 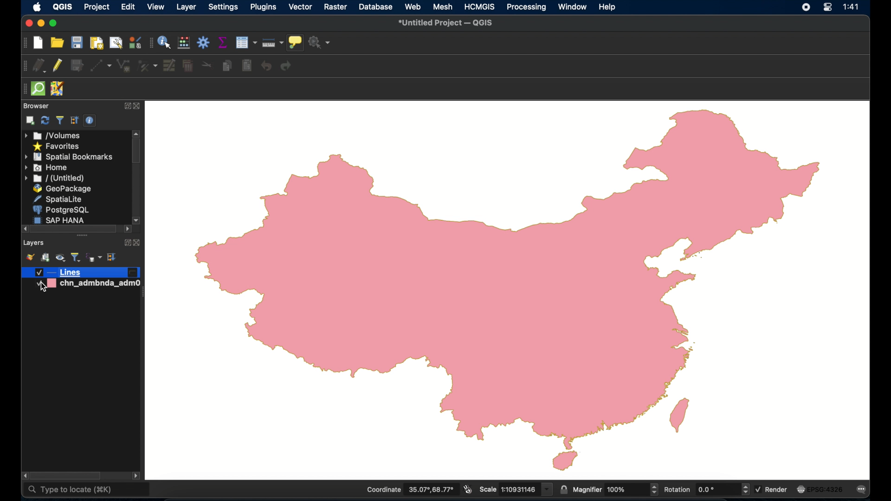 I want to click on copy features, so click(x=227, y=64).